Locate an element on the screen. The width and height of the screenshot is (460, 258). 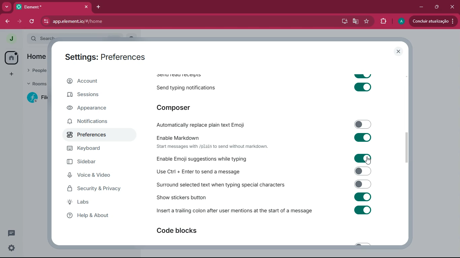
keyboard is located at coordinates (93, 149).